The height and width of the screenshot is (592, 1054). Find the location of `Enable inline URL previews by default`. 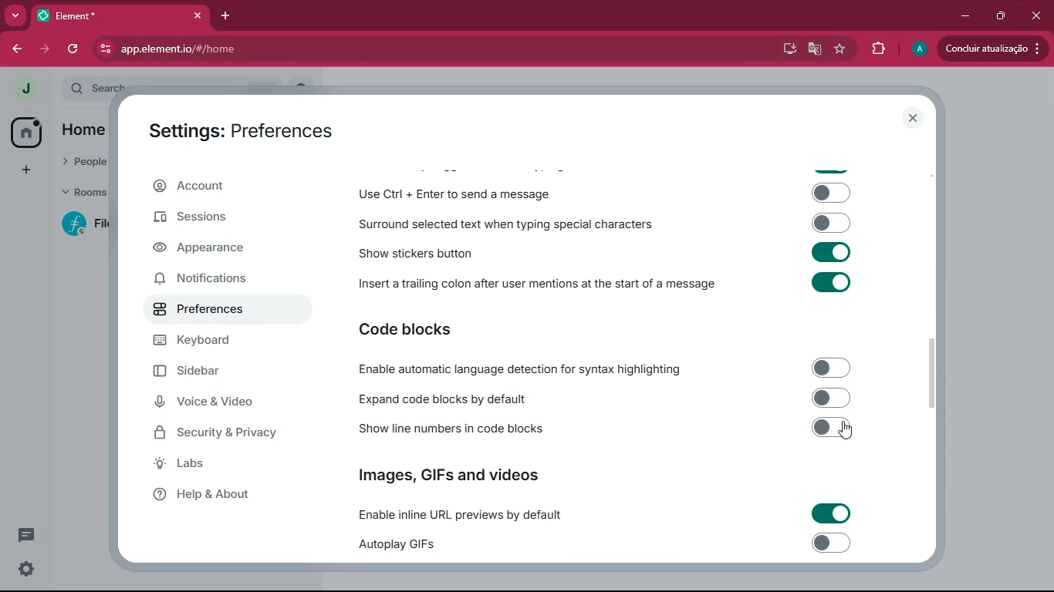

Enable inline URL previews by default is located at coordinates (603, 514).